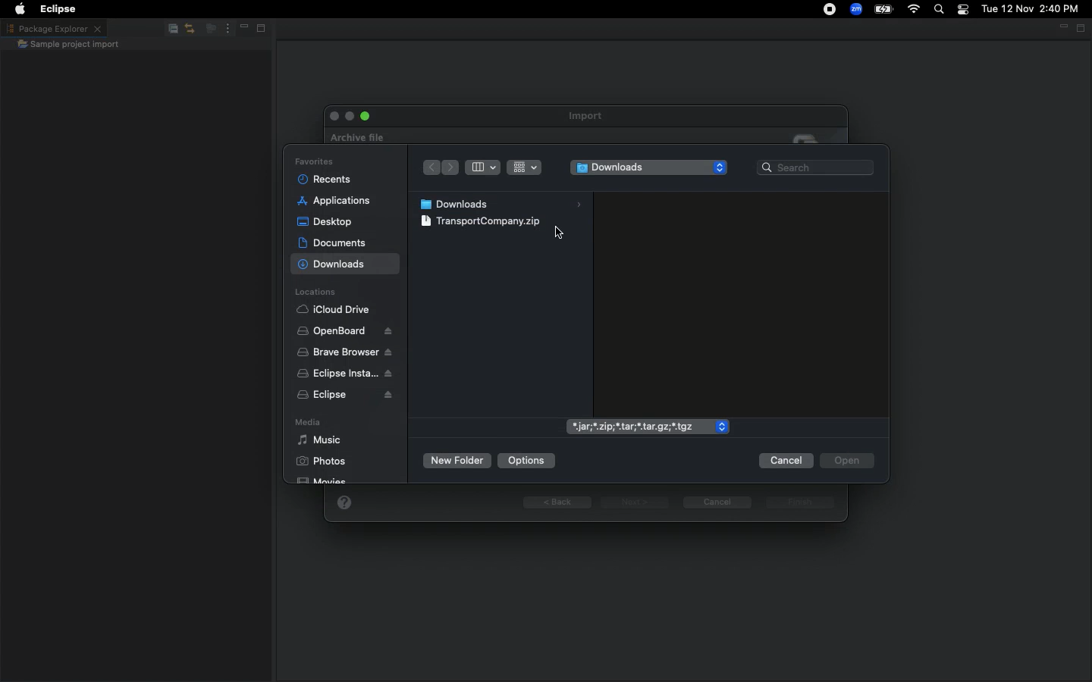  I want to click on Search, so click(816, 168).